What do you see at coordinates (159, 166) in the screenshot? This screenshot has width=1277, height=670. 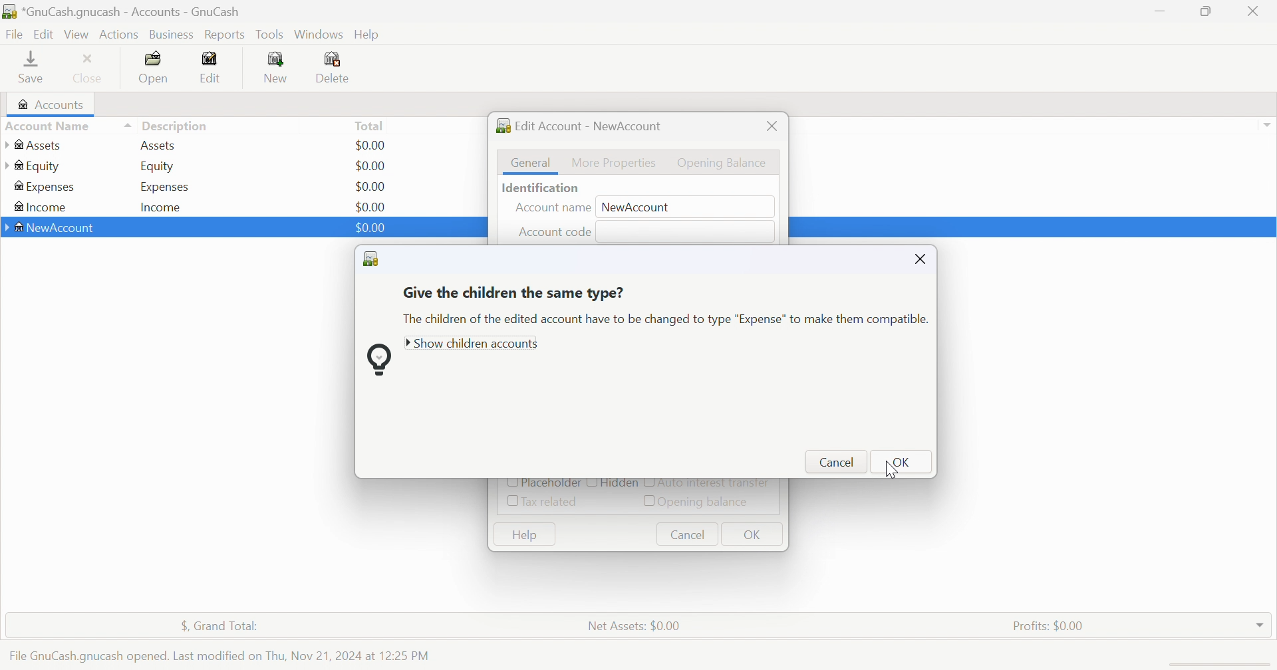 I see `Equity` at bounding box center [159, 166].